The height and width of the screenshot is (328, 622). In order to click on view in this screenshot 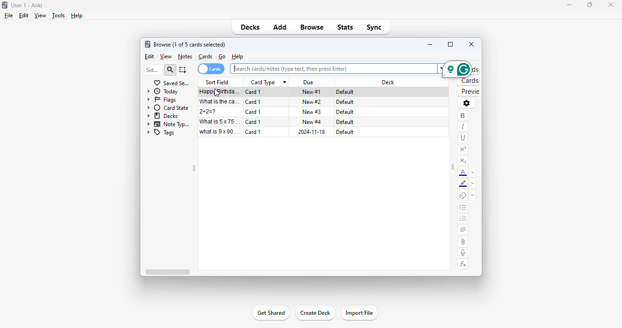, I will do `click(166, 56)`.